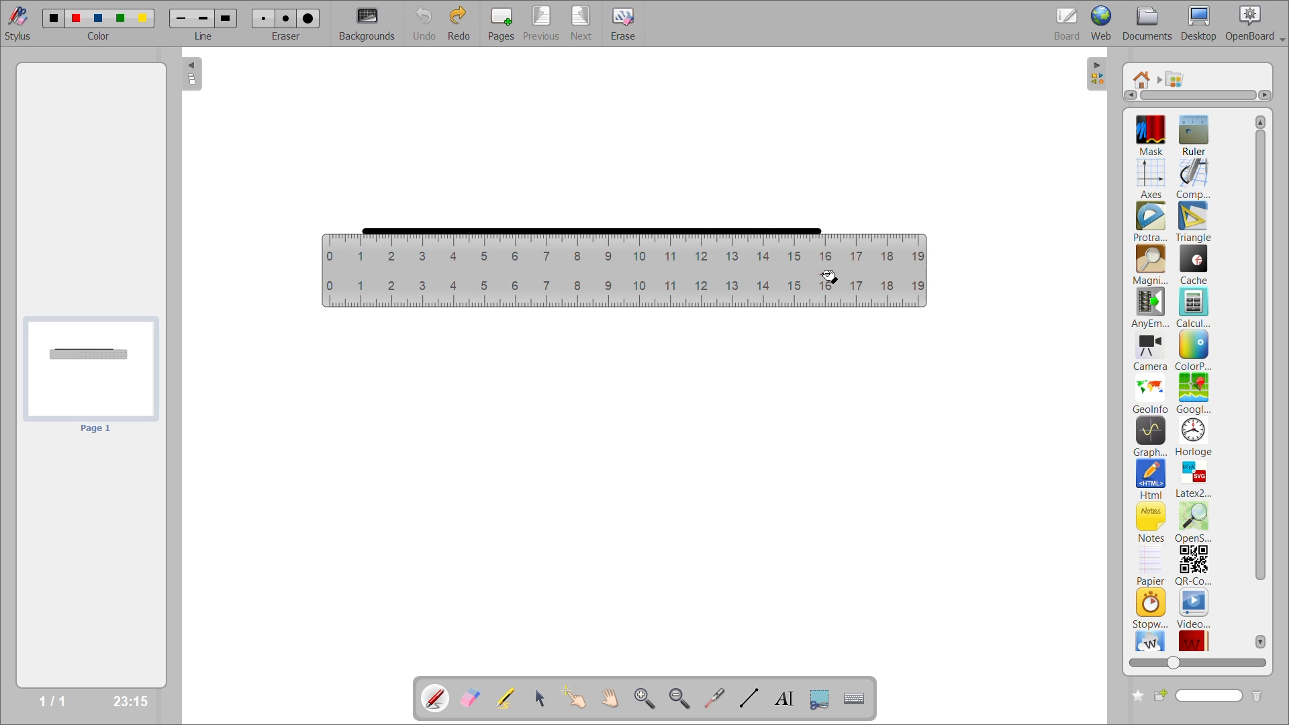  Describe the element at coordinates (462, 22) in the screenshot. I see `redo` at that location.